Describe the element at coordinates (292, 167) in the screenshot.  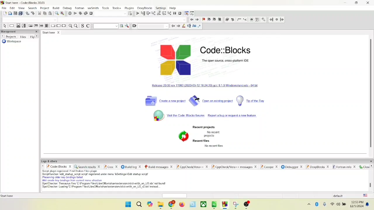
I see `debugger` at that location.